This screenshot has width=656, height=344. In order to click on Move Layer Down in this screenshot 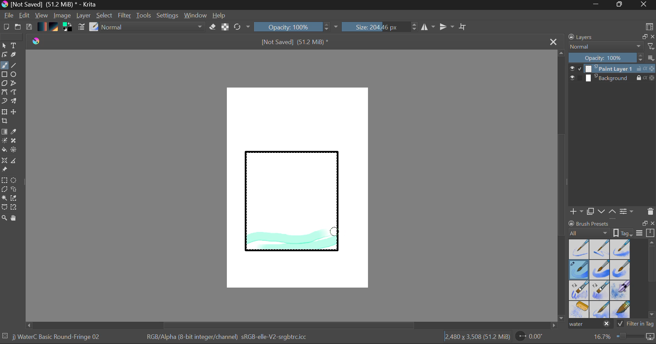, I will do `click(602, 212)`.